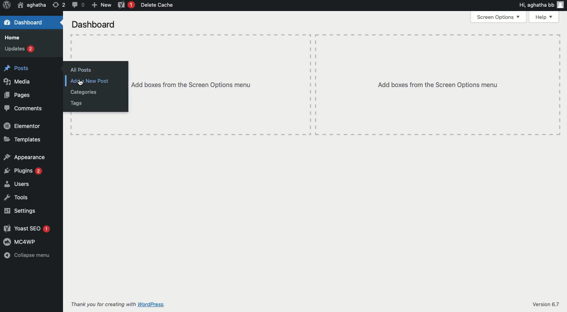 This screenshot has height=312, width=567. I want to click on Wordpress logo, so click(6, 5).